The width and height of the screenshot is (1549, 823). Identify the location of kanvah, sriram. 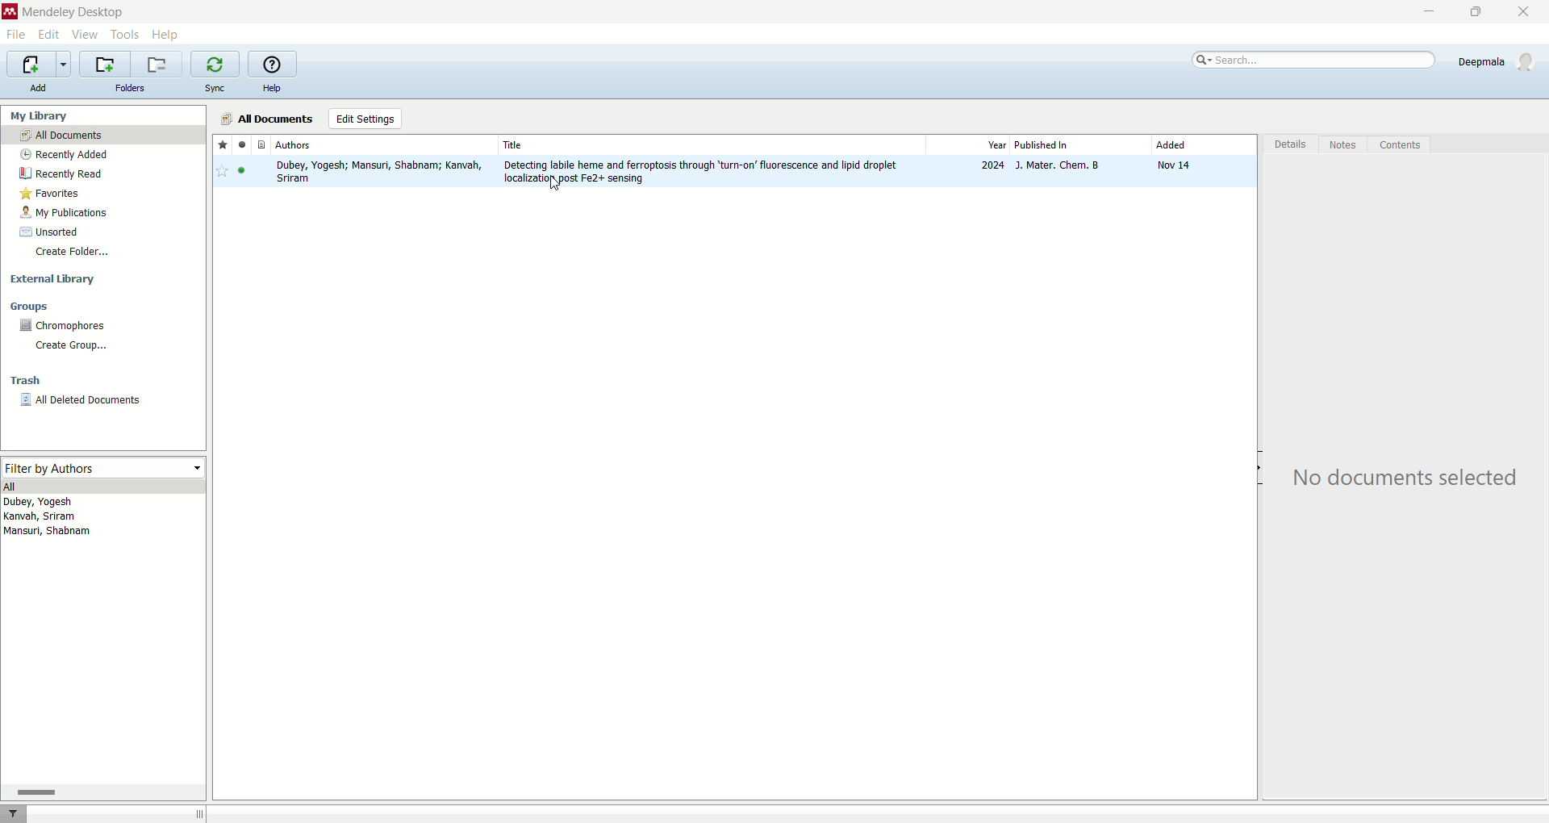
(40, 517).